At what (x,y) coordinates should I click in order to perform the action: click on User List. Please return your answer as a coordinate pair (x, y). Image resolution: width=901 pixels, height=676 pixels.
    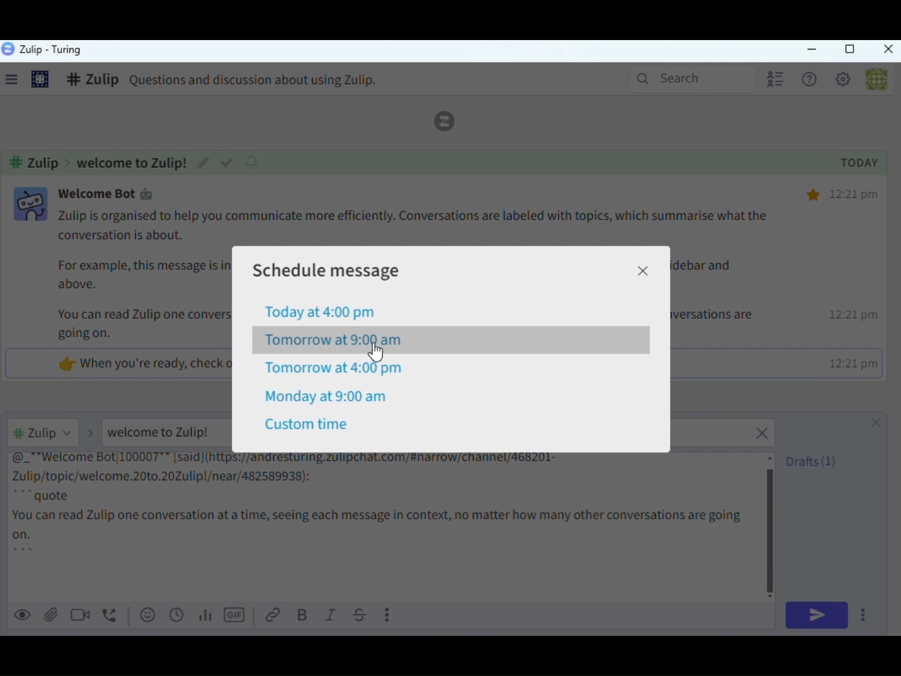
    Looking at the image, I should click on (774, 78).